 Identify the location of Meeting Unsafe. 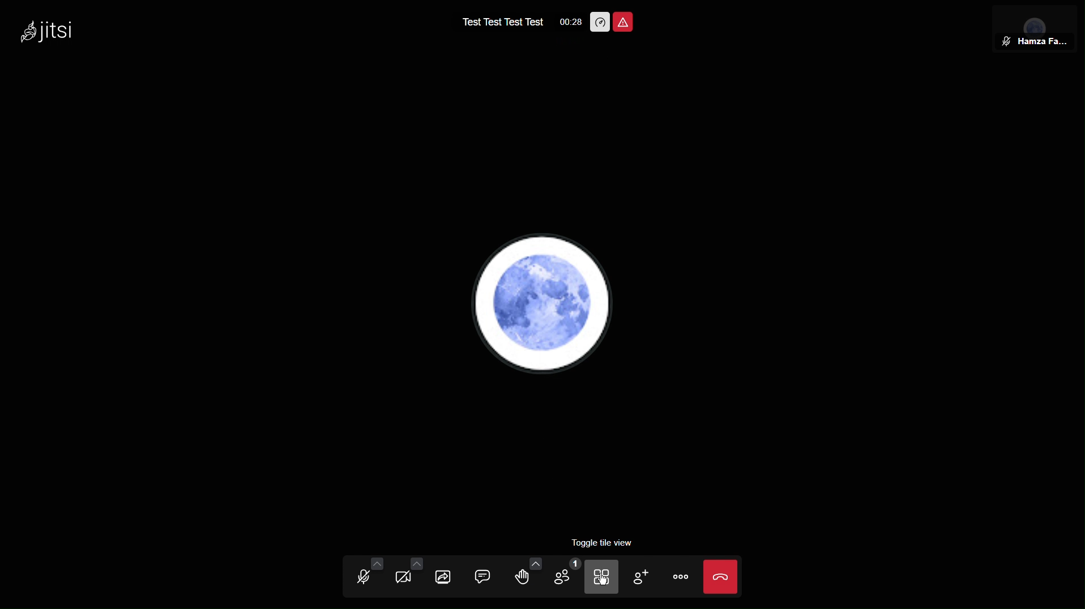
(626, 22).